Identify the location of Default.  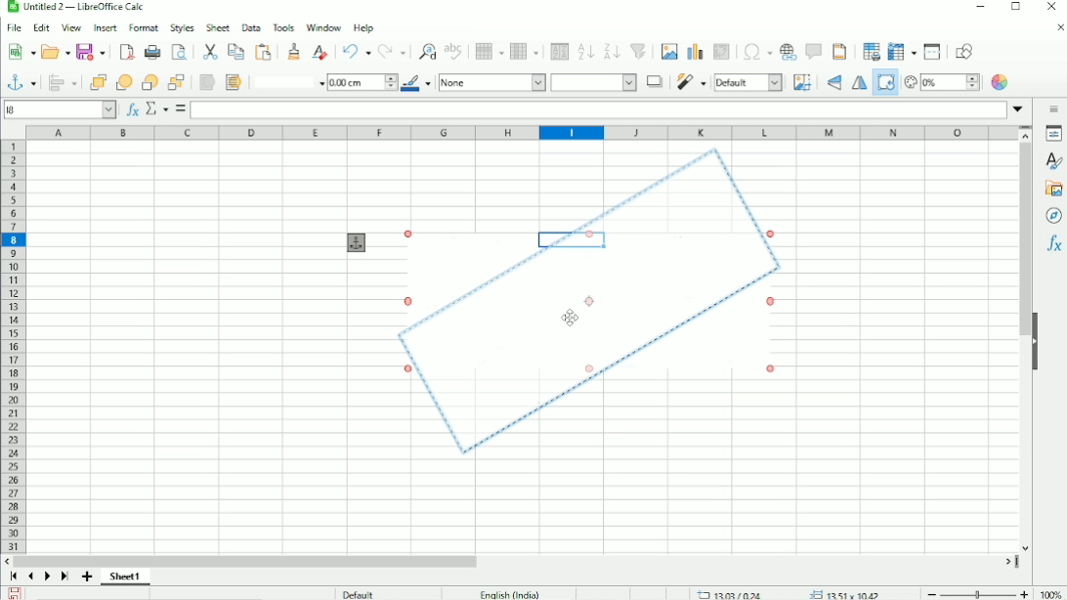
(749, 83).